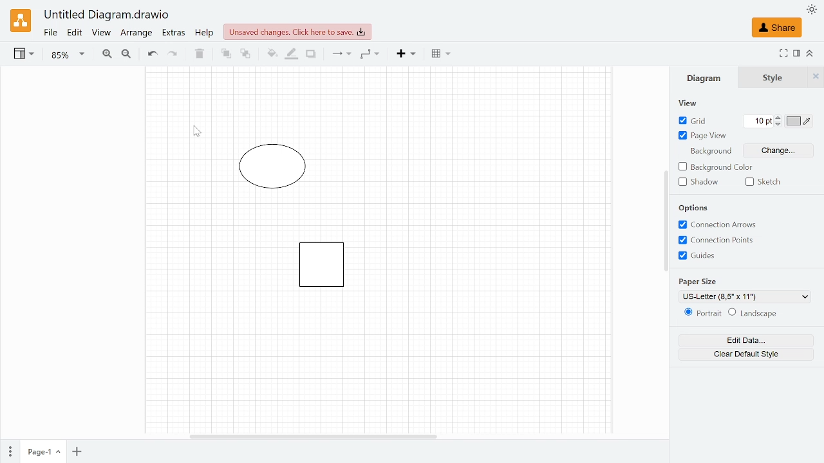 This screenshot has height=463, width=824. What do you see at coordinates (758, 121) in the screenshot?
I see `Grid units` at bounding box center [758, 121].